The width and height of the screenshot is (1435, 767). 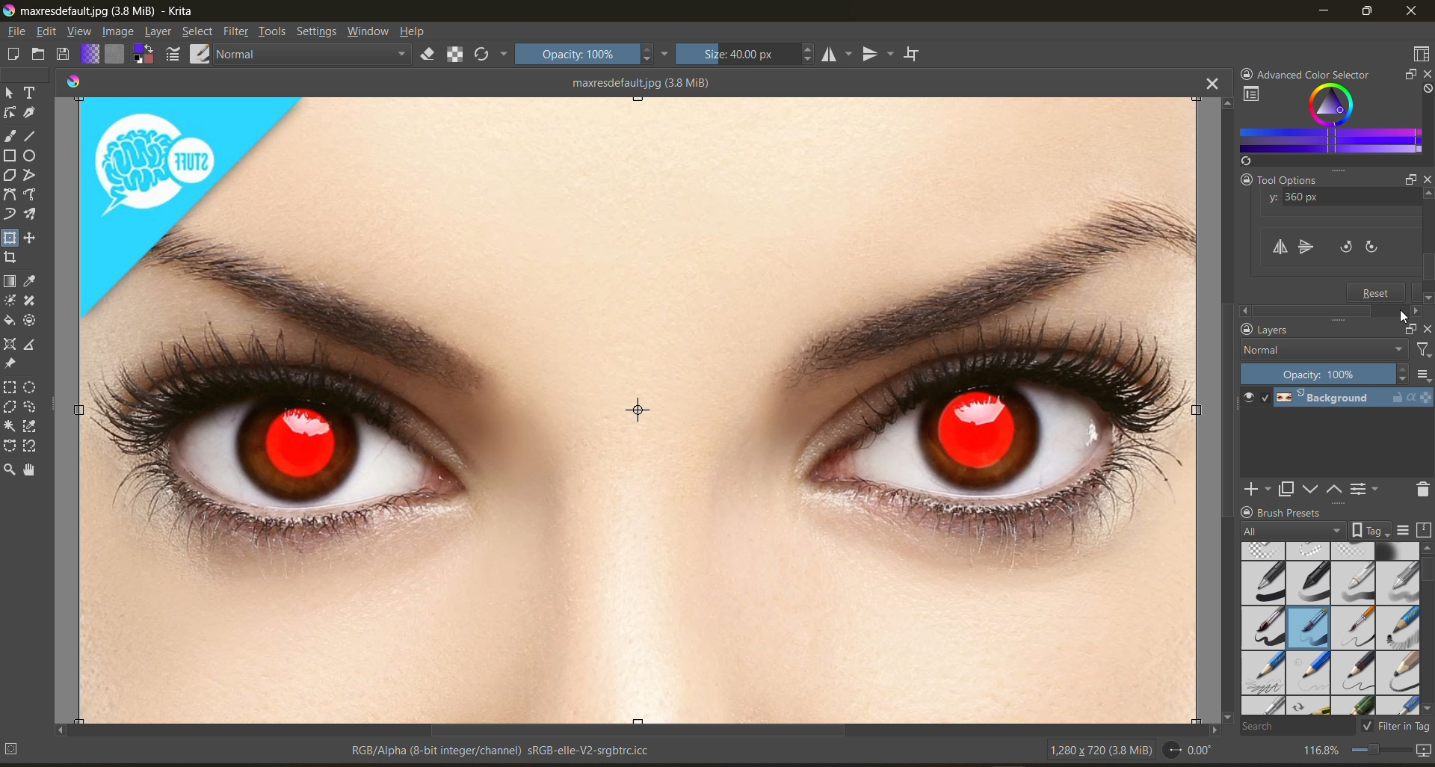 What do you see at coordinates (10, 155) in the screenshot?
I see `tool` at bounding box center [10, 155].